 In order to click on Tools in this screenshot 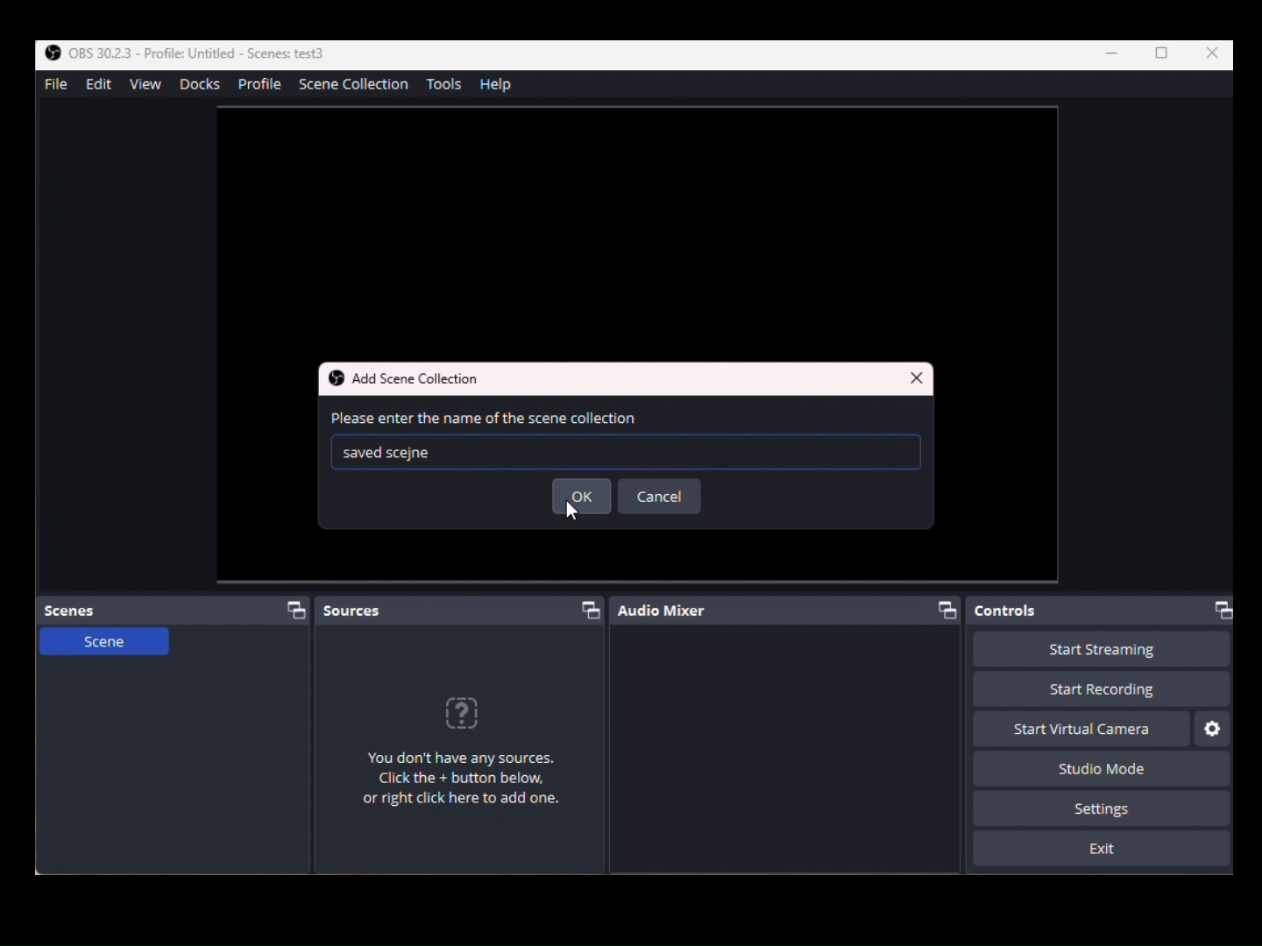, I will do `click(448, 84)`.